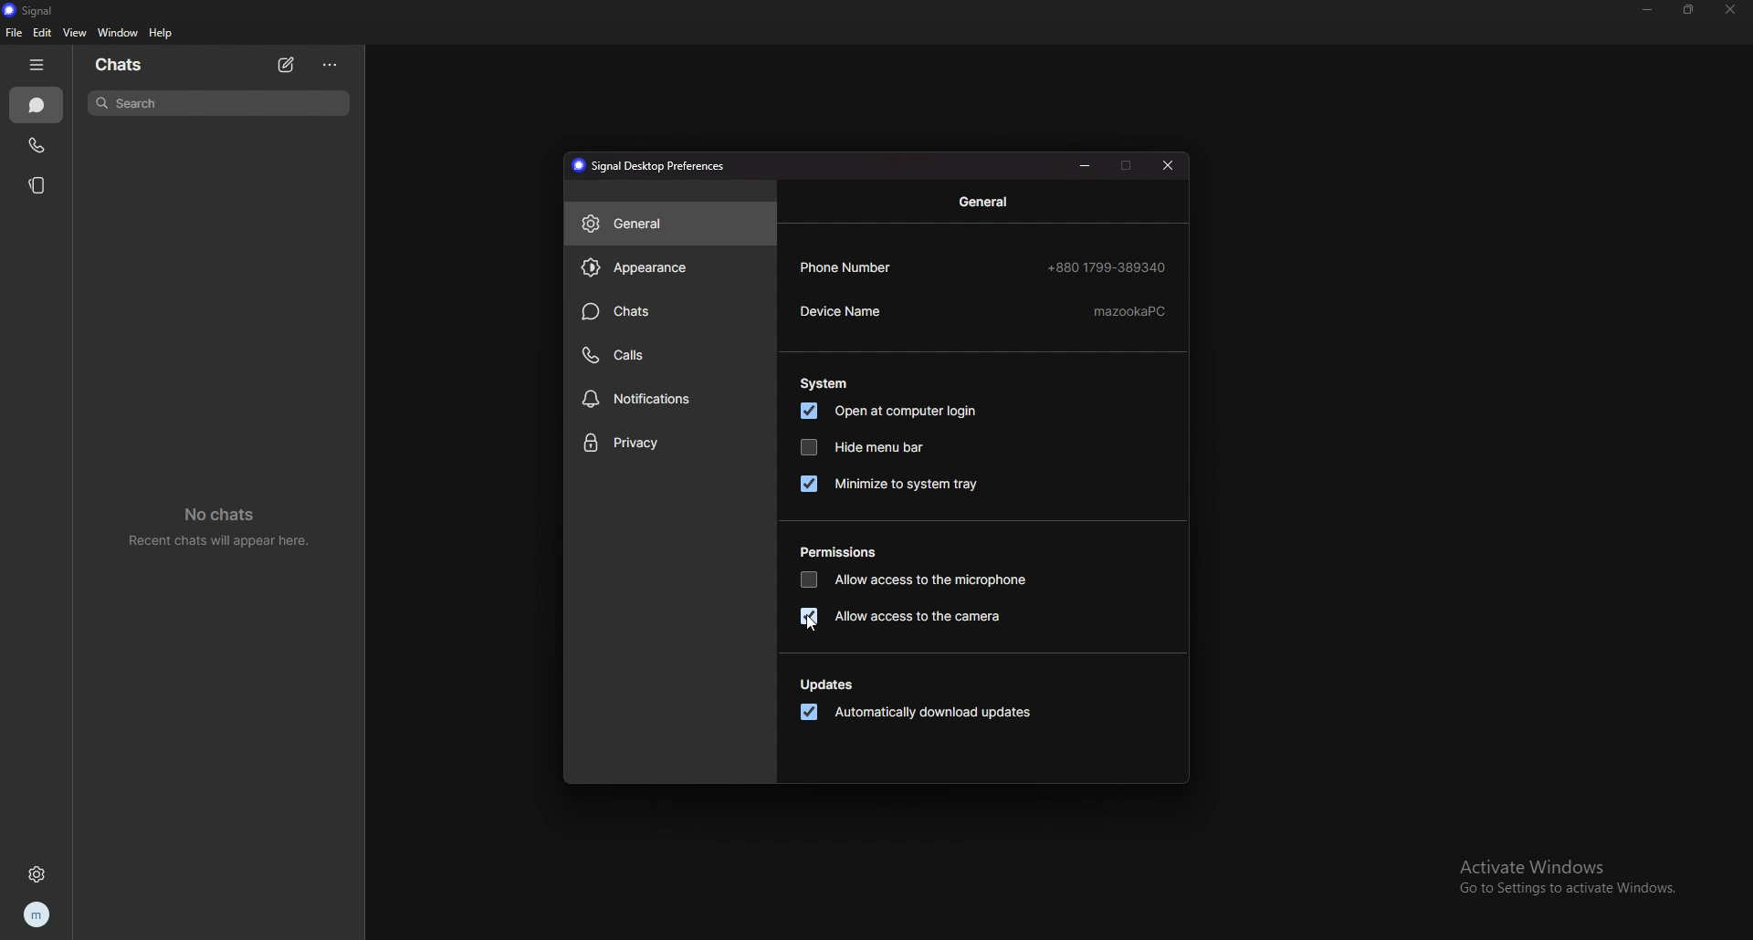 This screenshot has width=1753, height=940. What do you see at coordinates (1687, 9) in the screenshot?
I see `resize` at bounding box center [1687, 9].